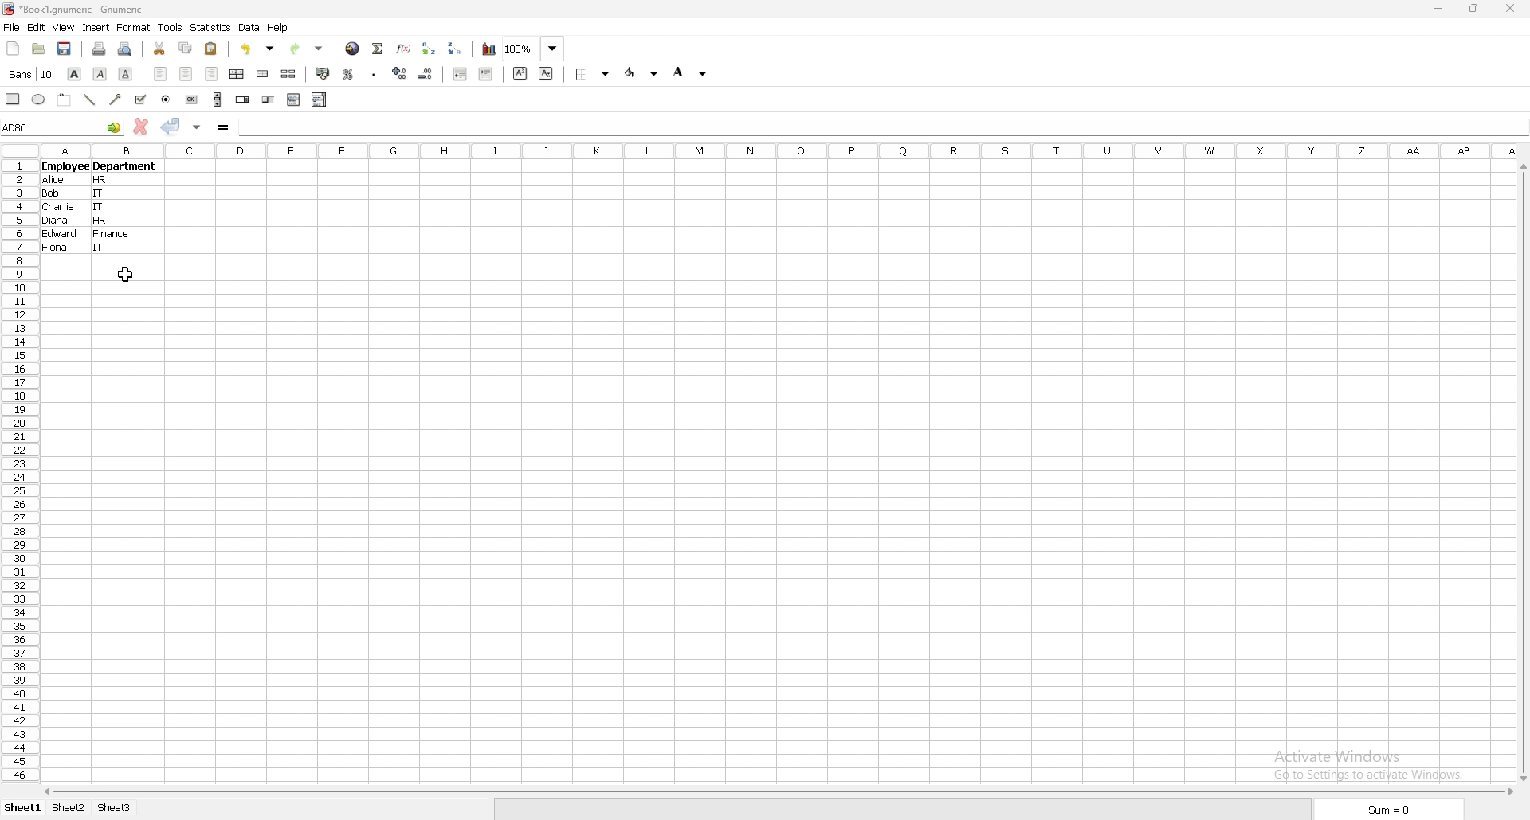  Describe the element at coordinates (353, 49) in the screenshot. I see `hyperlink` at that location.